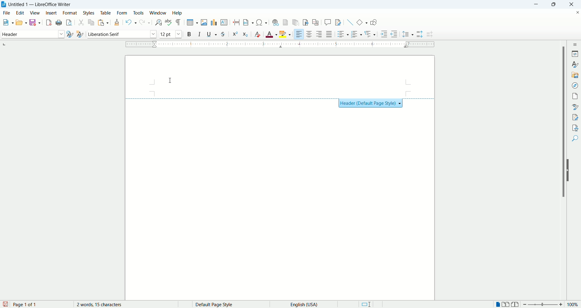  Describe the element at coordinates (6, 22) in the screenshot. I see `new` at that location.